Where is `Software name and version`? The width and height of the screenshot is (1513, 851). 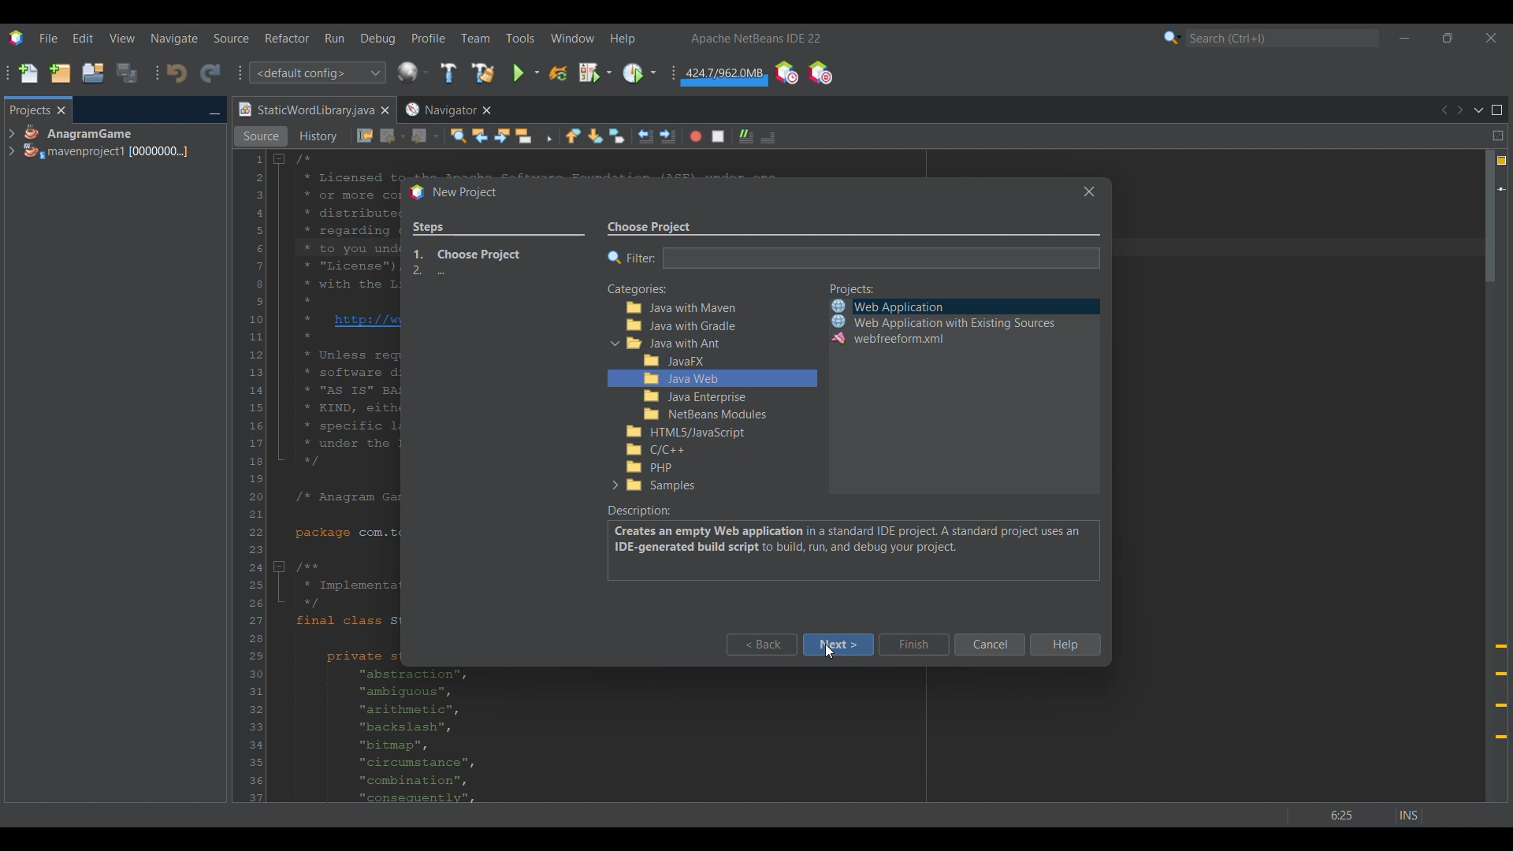
Software name and version is located at coordinates (756, 38).